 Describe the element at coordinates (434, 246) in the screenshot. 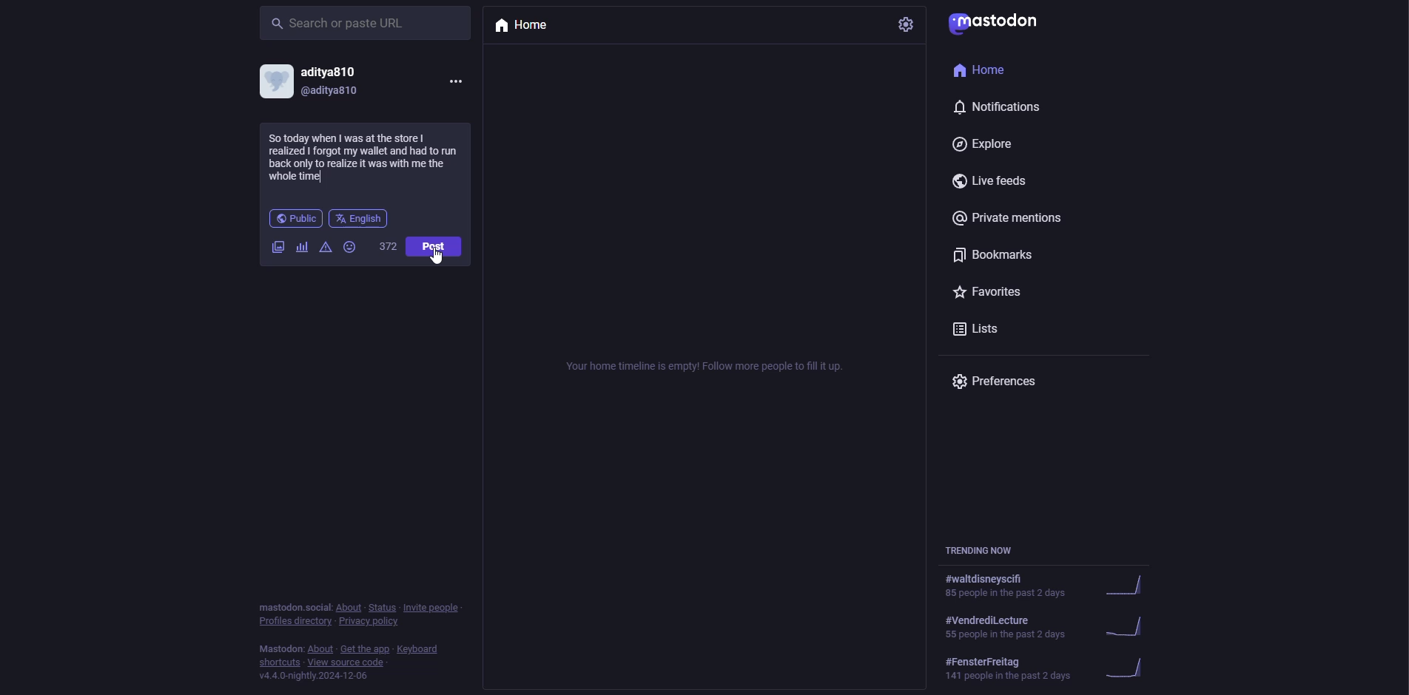

I see `post` at that location.